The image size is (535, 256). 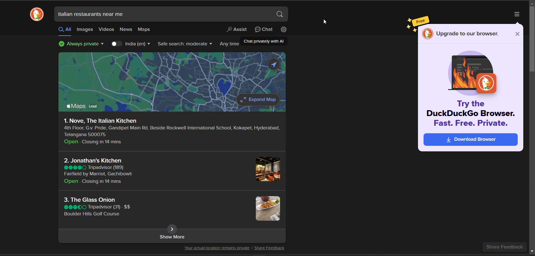 What do you see at coordinates (100, 121) in the screenshot?
I see `1. Nove, The Italian Kitchen` at bounding box center [100, 121].